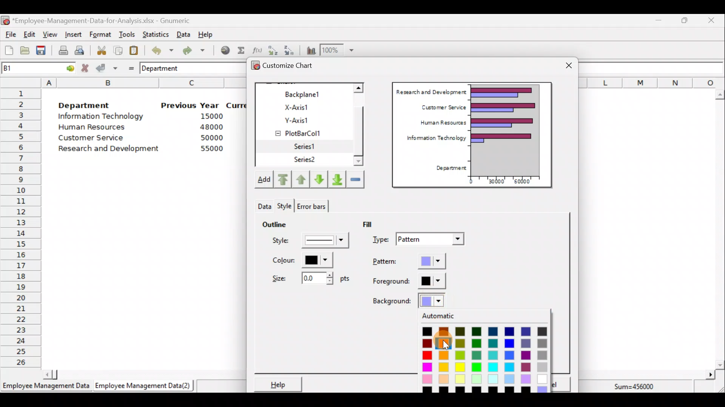 The width and height of the screenshot is (725, 407). What do you see at coordinates (210, 34) in the screenshot?
I see `Help` at bounding box center [210, 34].